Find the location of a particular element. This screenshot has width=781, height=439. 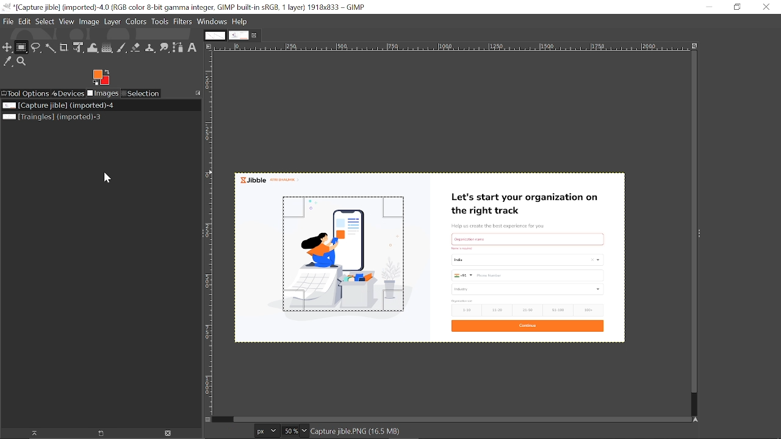

Current window is located at coordinates (185, 7).